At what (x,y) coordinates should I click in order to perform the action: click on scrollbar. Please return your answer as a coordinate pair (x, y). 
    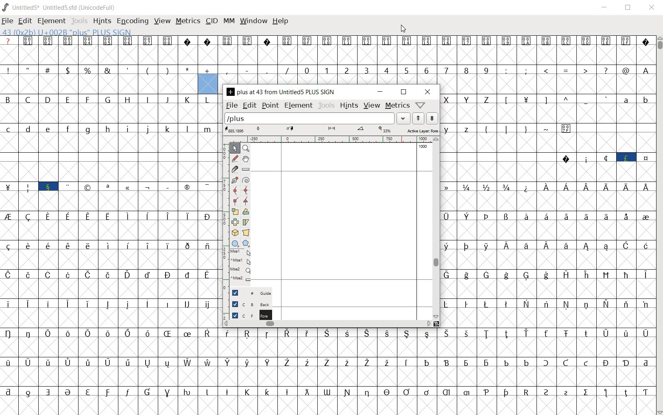
    Looking at the image, I should click on (659, 225).